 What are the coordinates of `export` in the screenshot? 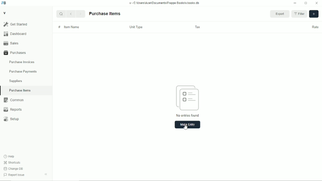 It's located at (280, 14).